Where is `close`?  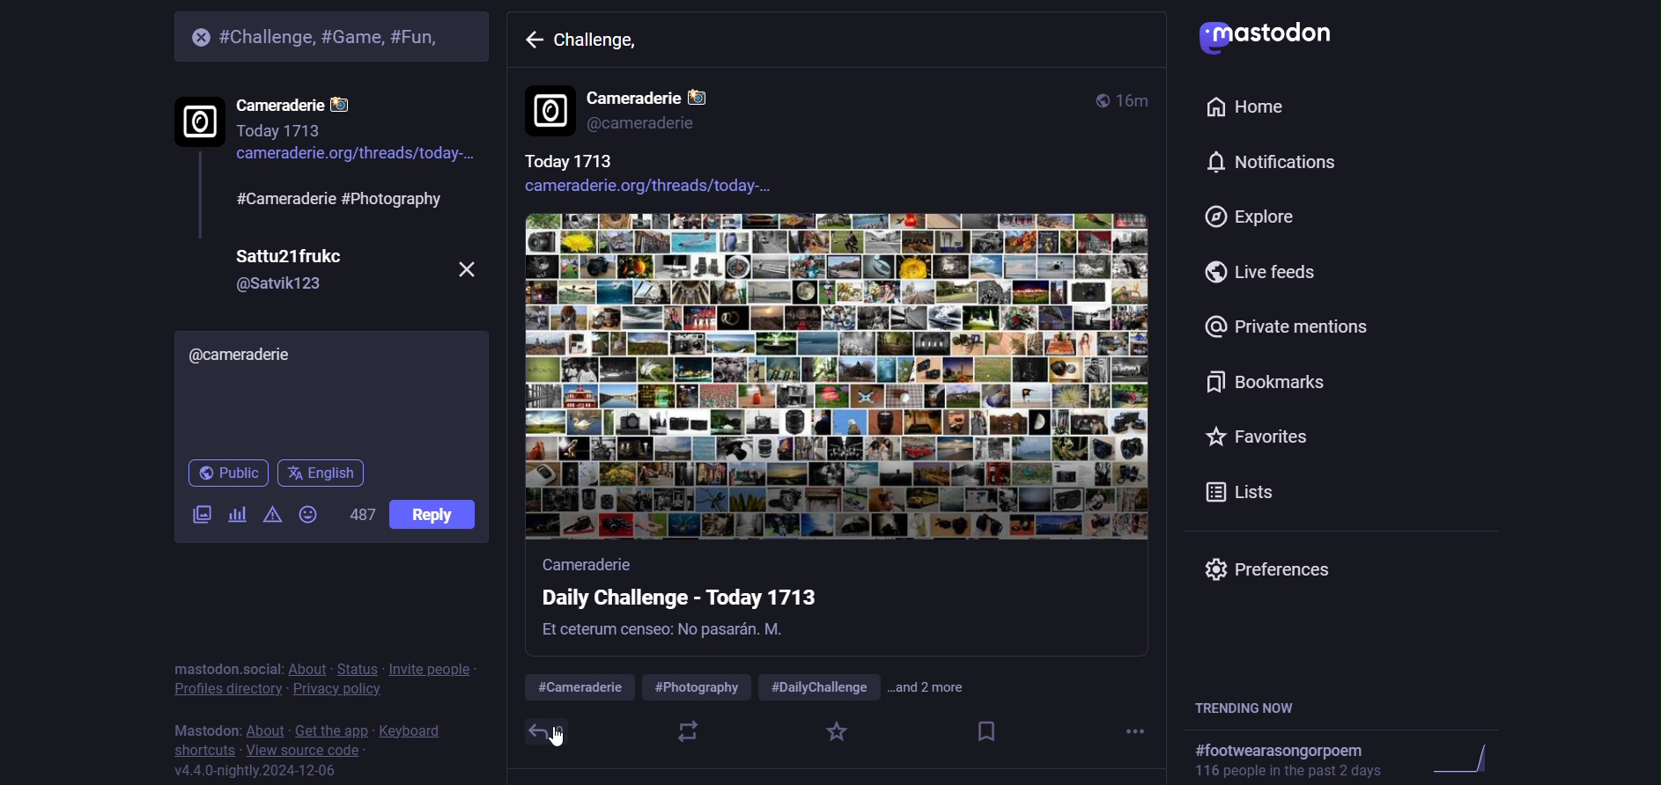 close is located at coordinates (201, 35).